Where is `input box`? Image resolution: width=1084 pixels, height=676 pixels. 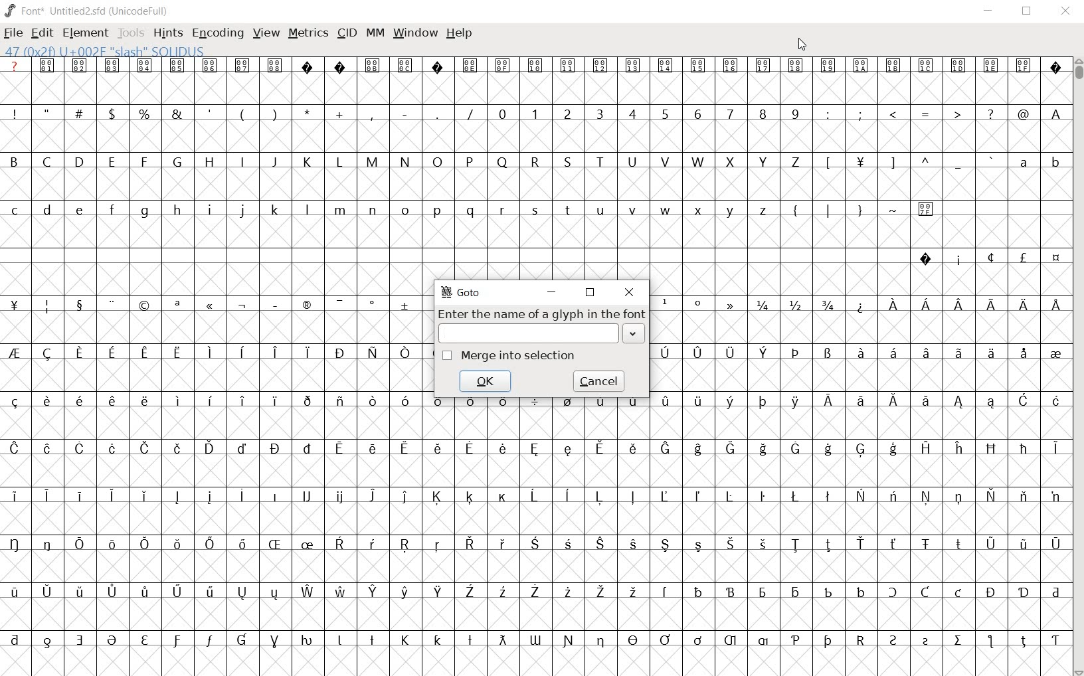
input box is located at coordinates (525, 332).